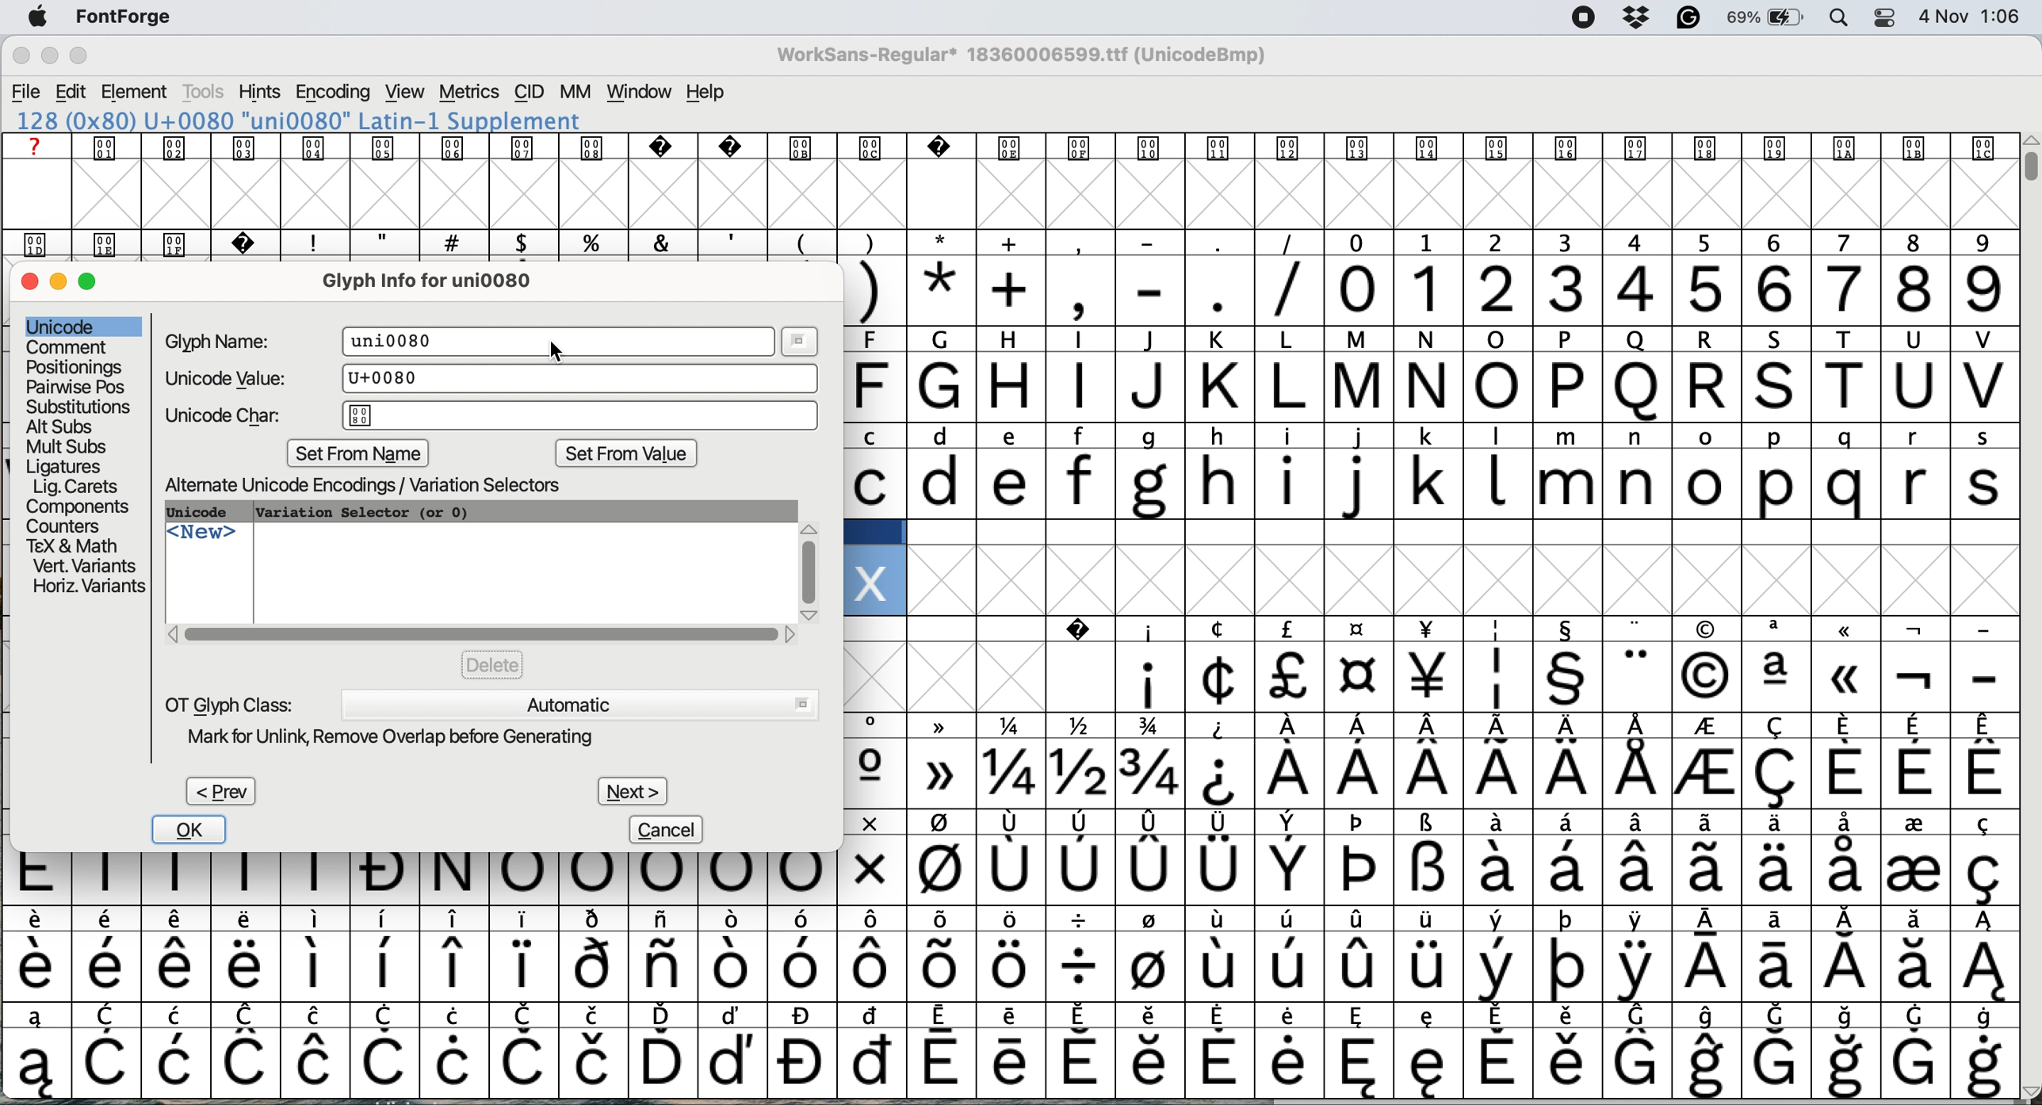  I want to click on special characters, so click(1013, 1014).